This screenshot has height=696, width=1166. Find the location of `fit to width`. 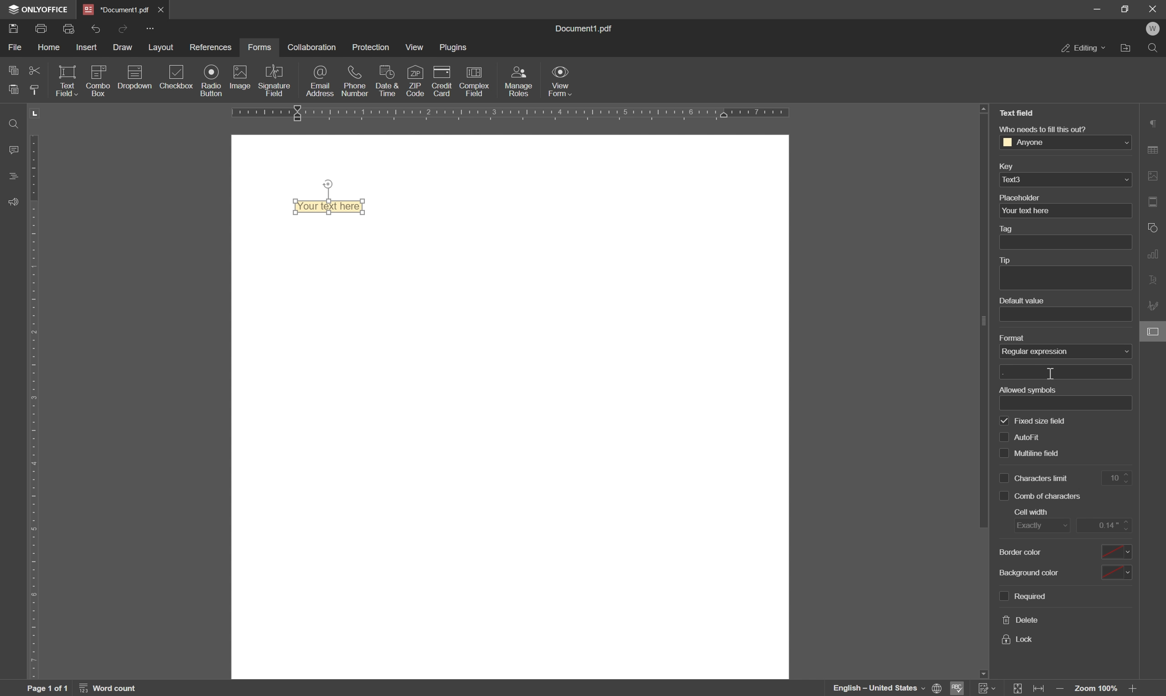

fit to width is located at coordinates (1041, 689).